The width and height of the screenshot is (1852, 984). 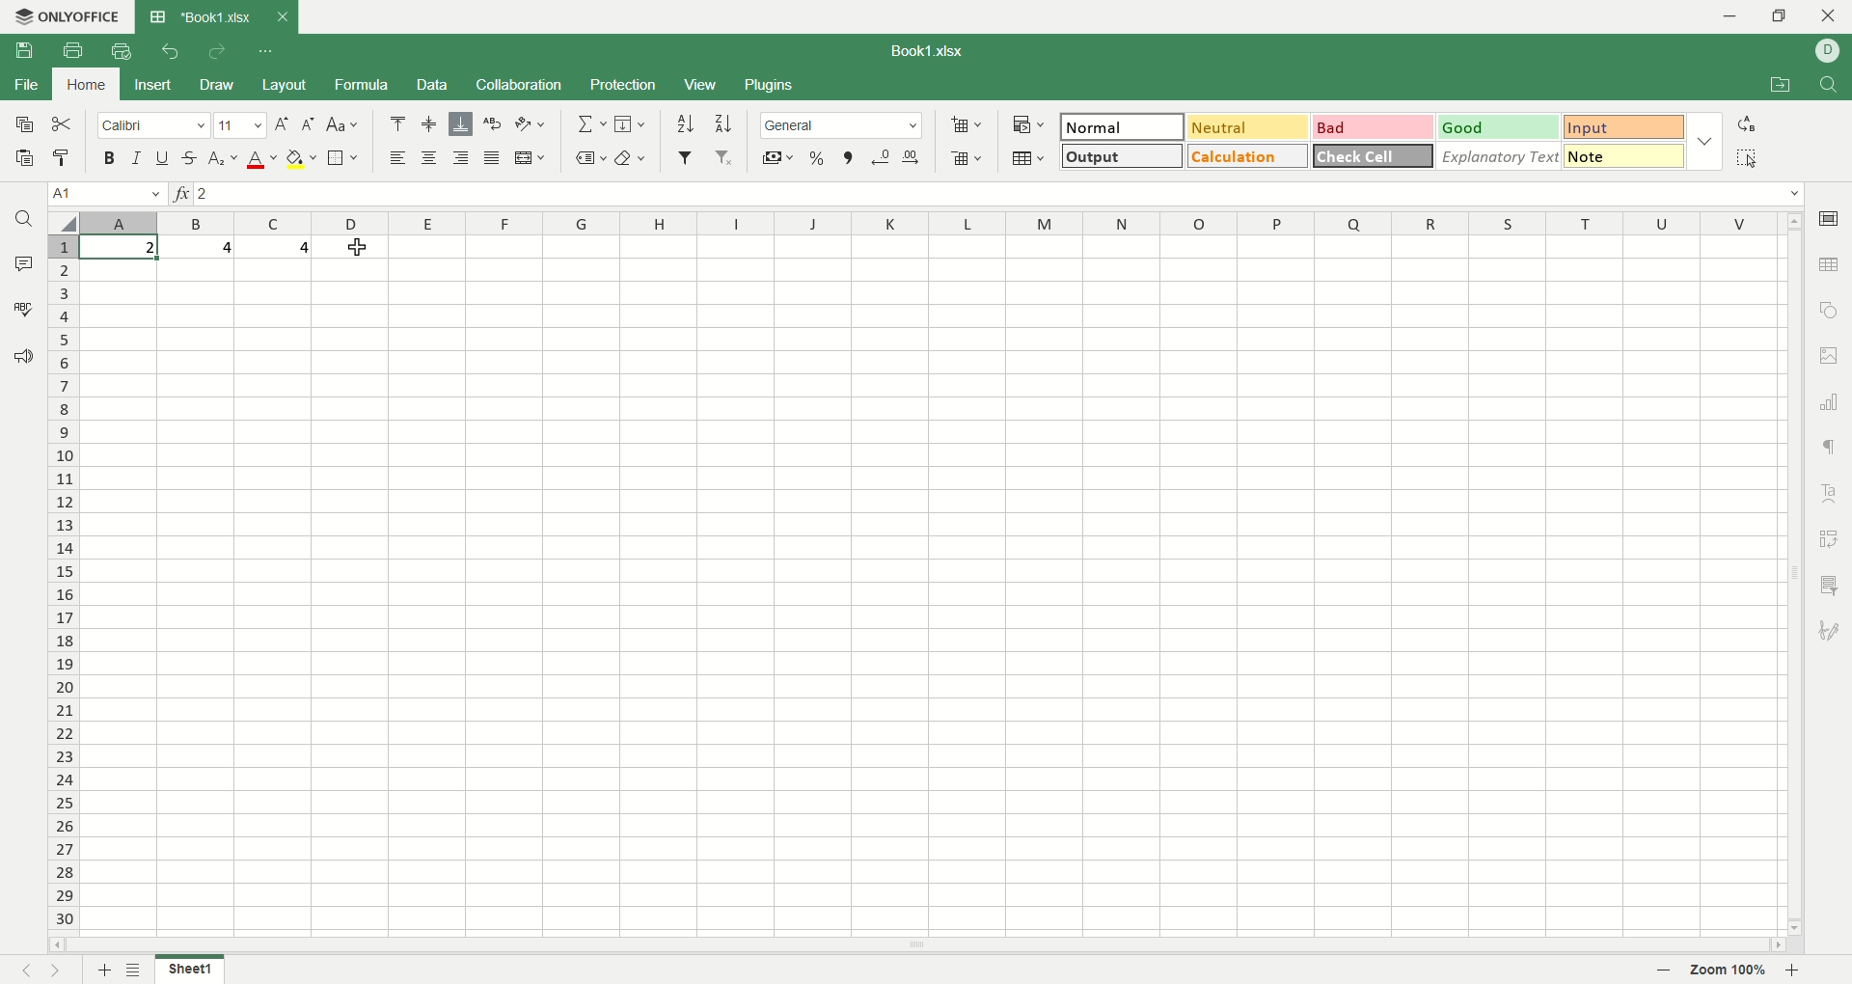 What do you see at coordinates (699, 86) in the screenshot?
I see `view` at bounding box center [699, 86].